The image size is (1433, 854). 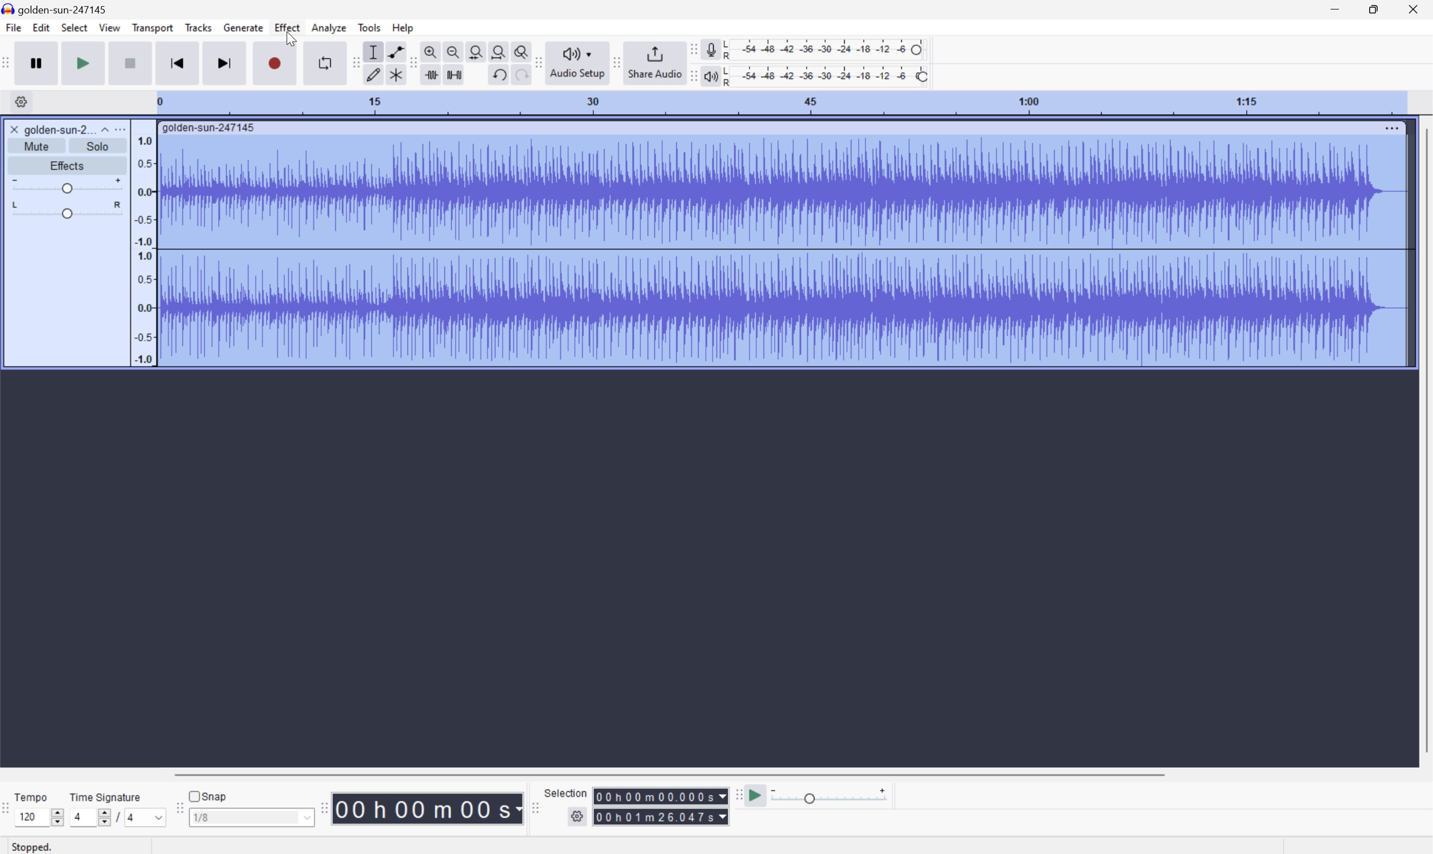 I want to click on Slider, so click(x=63, y=210).